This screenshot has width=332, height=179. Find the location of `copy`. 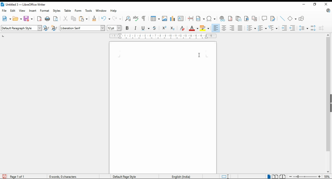

copy is located at coordinates (74, 19).